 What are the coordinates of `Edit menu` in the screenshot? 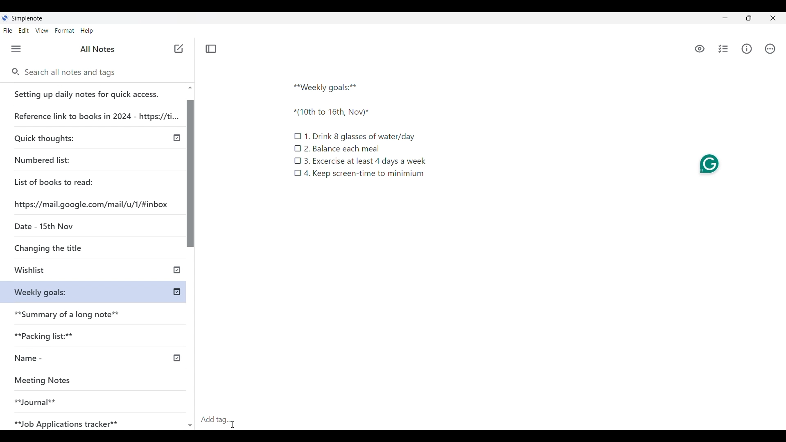 It's located at (24, 31).